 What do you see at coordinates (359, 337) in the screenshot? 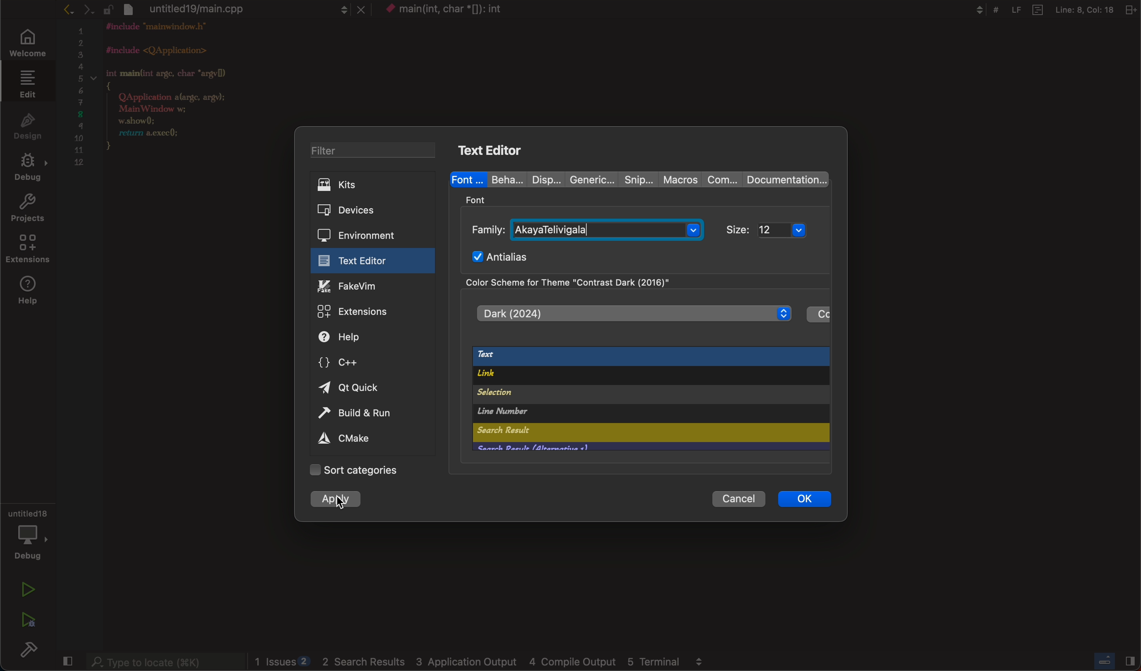
I see `help` at bounding box center [359, 337].